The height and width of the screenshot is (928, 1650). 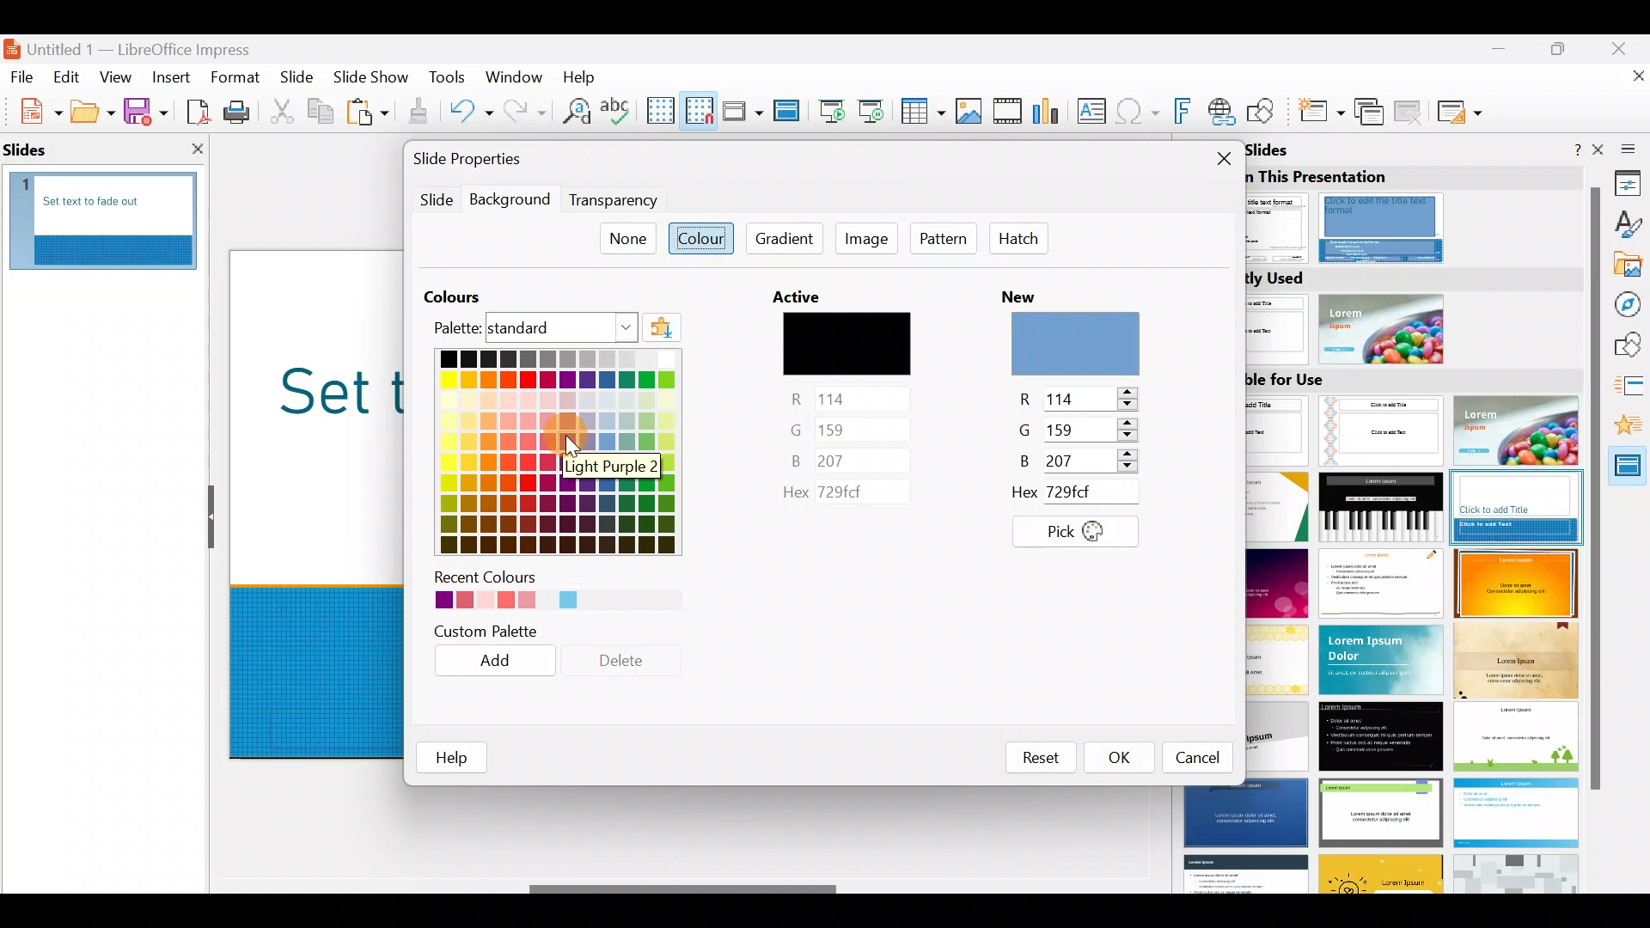 I want to click on Reset, so click(x=1037, y=754).